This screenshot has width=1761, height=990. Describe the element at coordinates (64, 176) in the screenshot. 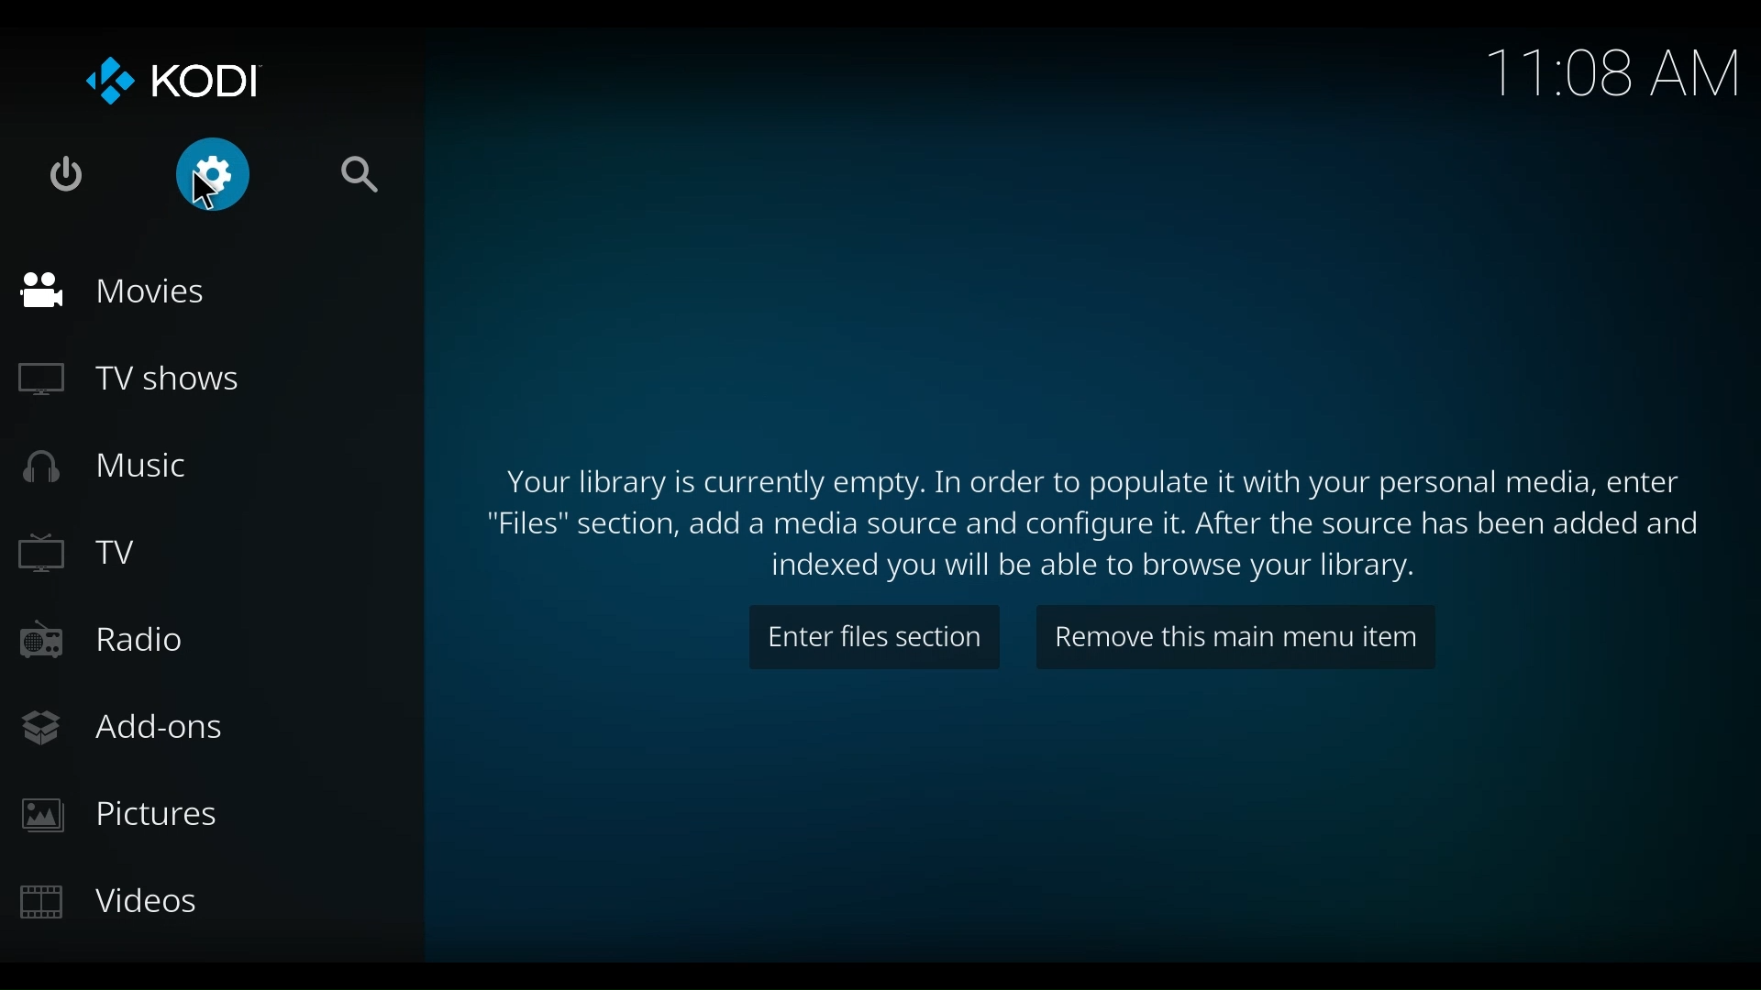

I see `Power options` at that location.